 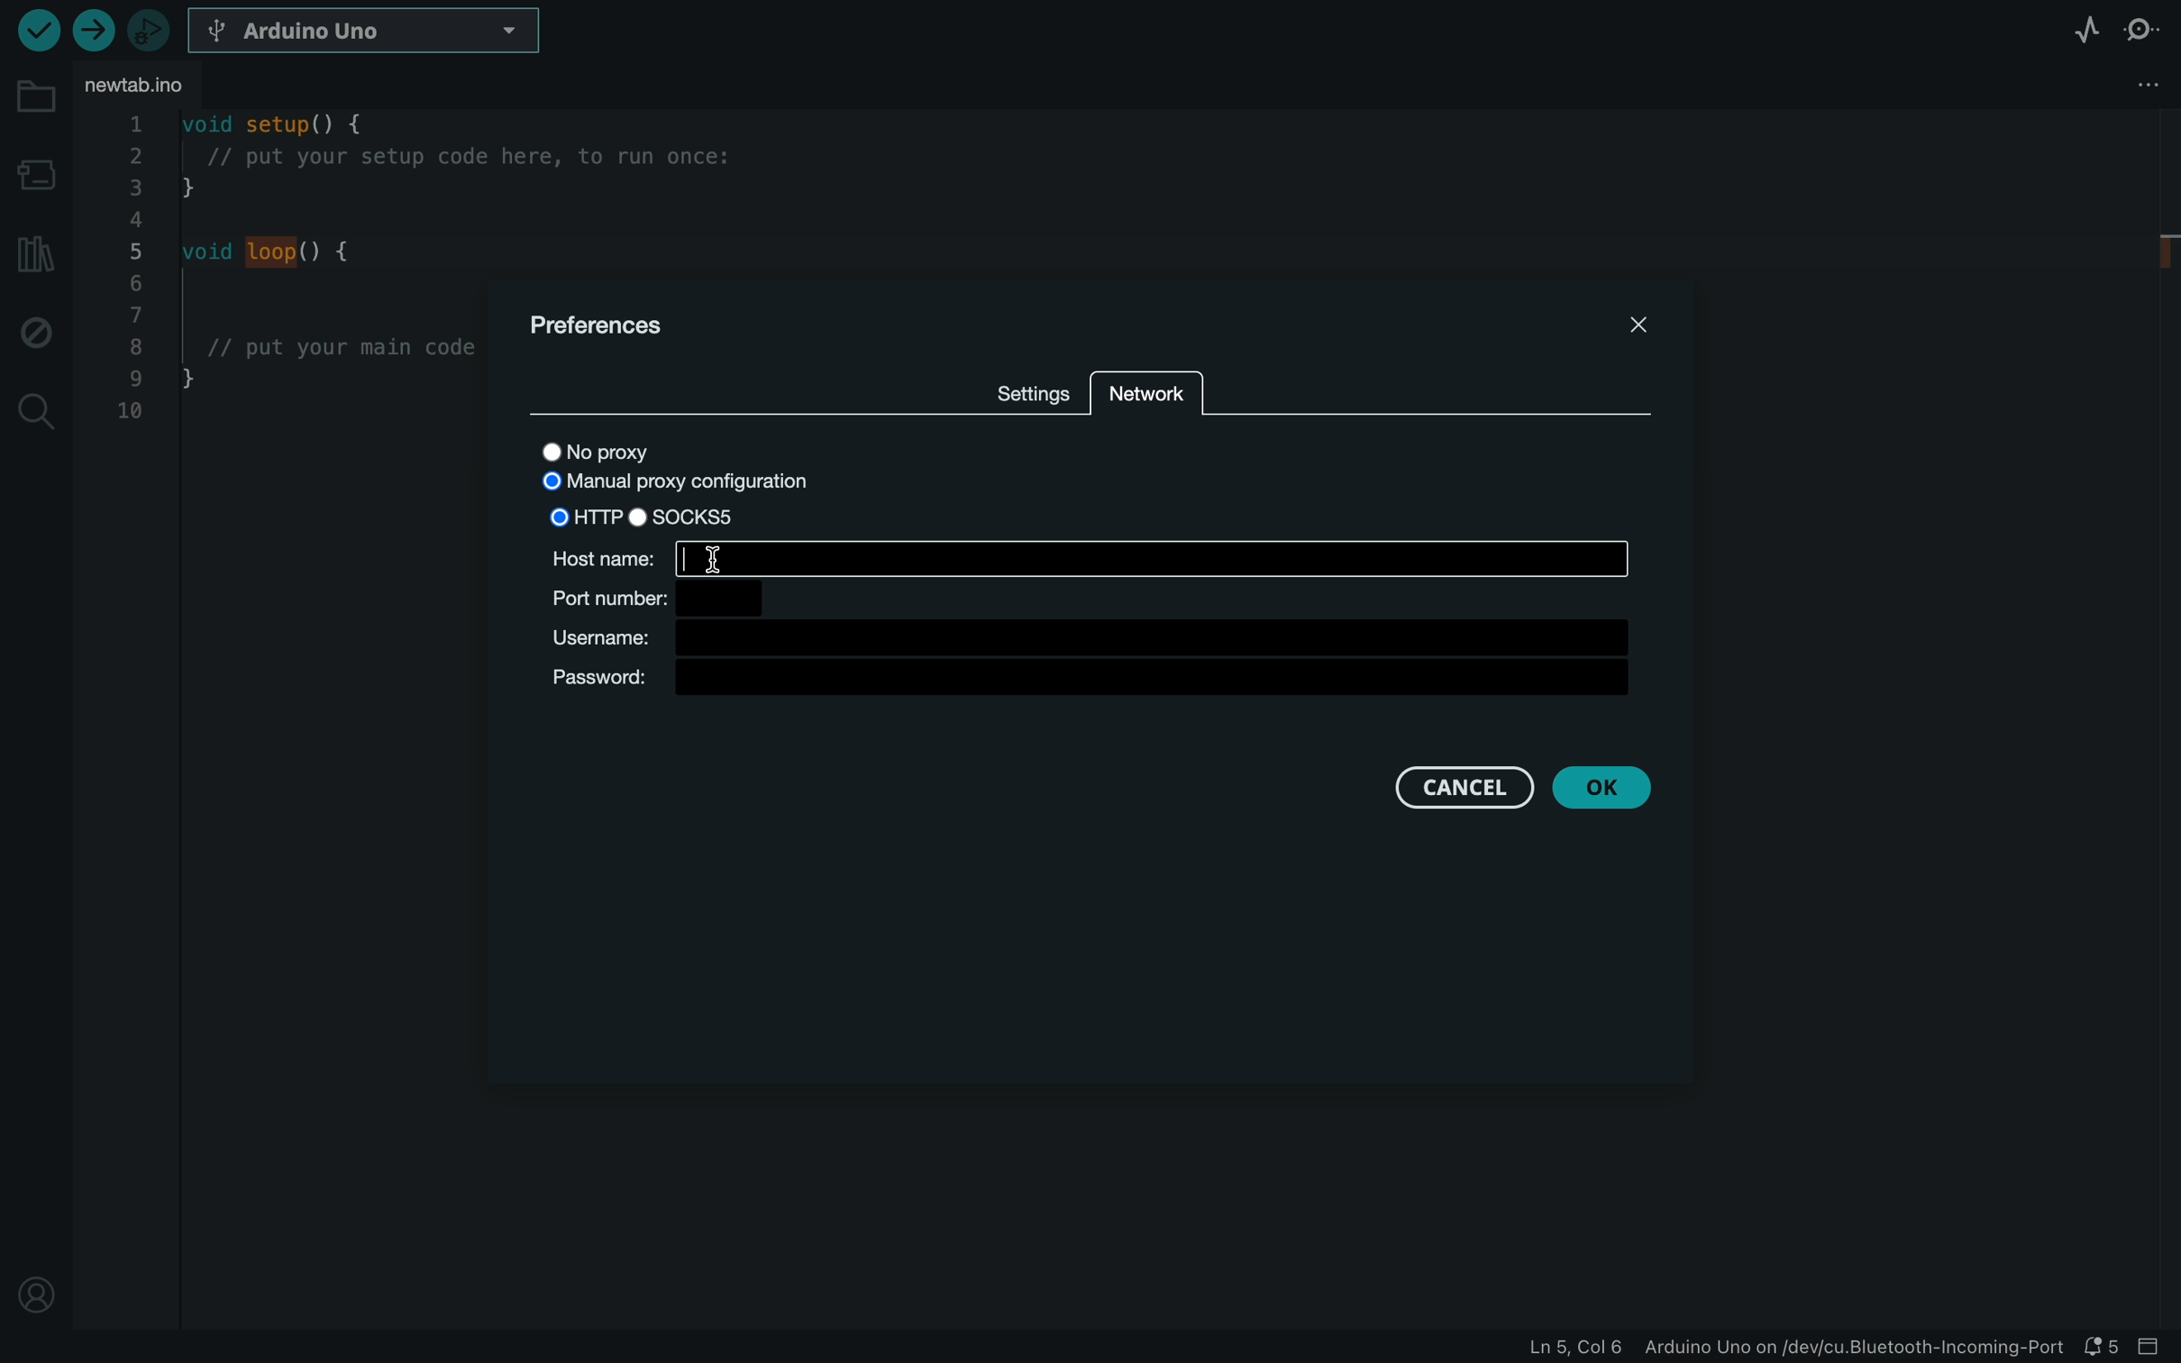 I want to click on upload, so click(x=96, y=29).